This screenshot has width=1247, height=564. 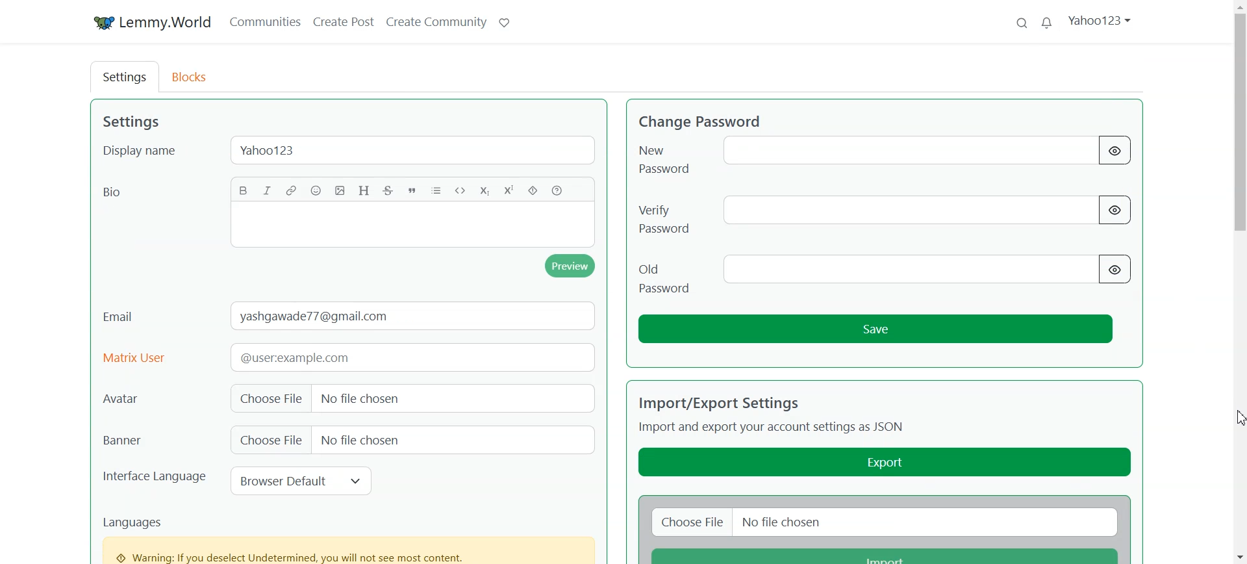 I want to click on Choose file, so click(x=688, y=521).